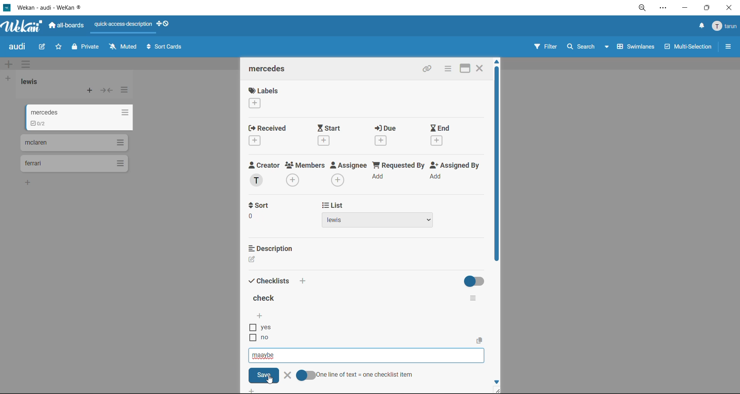 The width and height of the screenshot is (740, 394). What do you see at coordinates (379, 177) in the screenshot?
I see `Add` at bounding box center [379, 177].